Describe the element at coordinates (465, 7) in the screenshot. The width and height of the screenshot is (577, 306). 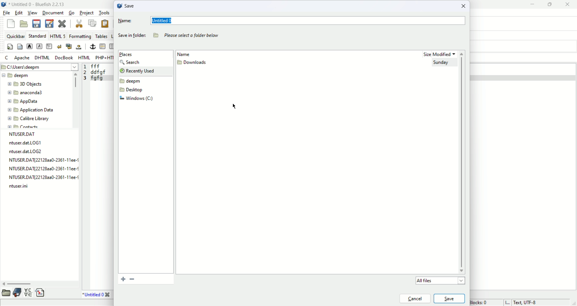
I see `close` at that location.